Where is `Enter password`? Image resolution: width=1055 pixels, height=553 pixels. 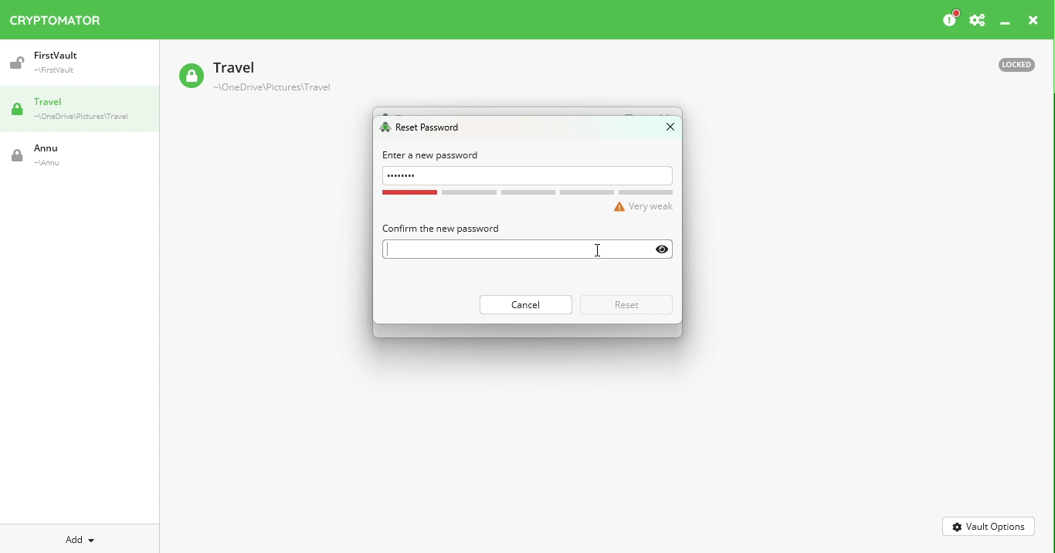 Enter password is located at coordinates (529, 176).